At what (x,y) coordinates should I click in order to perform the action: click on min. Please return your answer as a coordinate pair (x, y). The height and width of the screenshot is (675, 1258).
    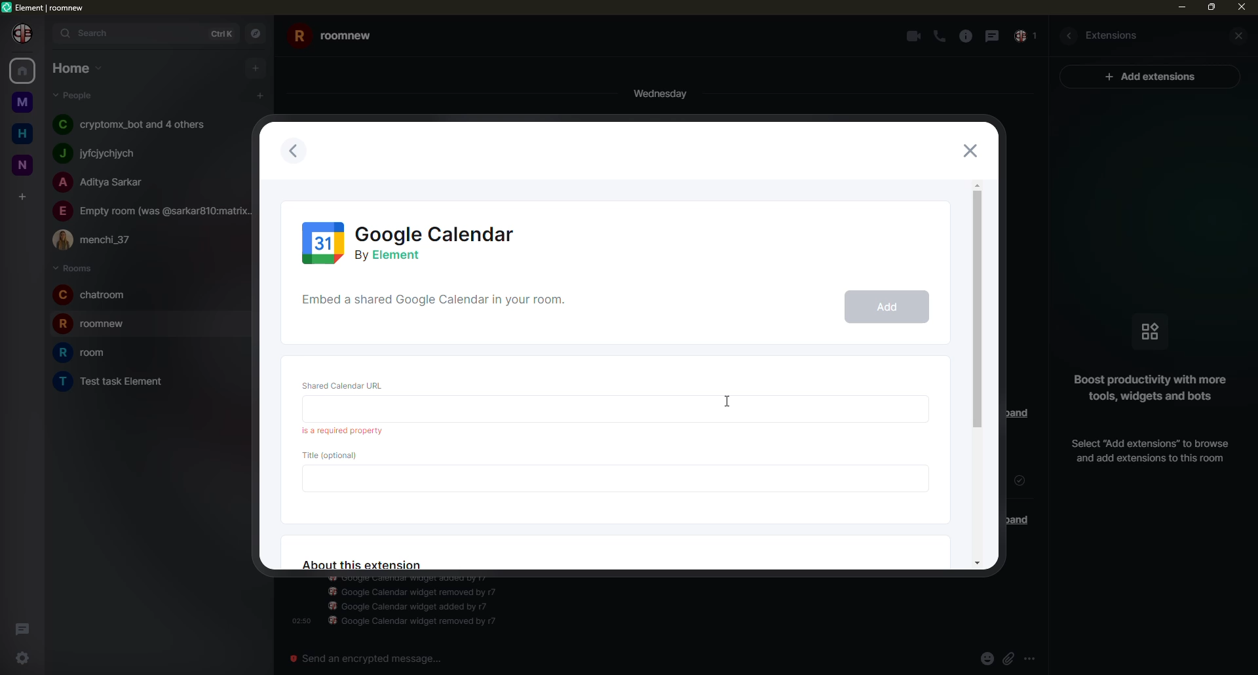
    Looking at the image, I should click on (1177, 7).